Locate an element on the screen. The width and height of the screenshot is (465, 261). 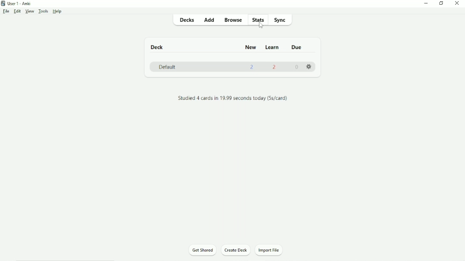
Due is located at coordinates (298, 47).